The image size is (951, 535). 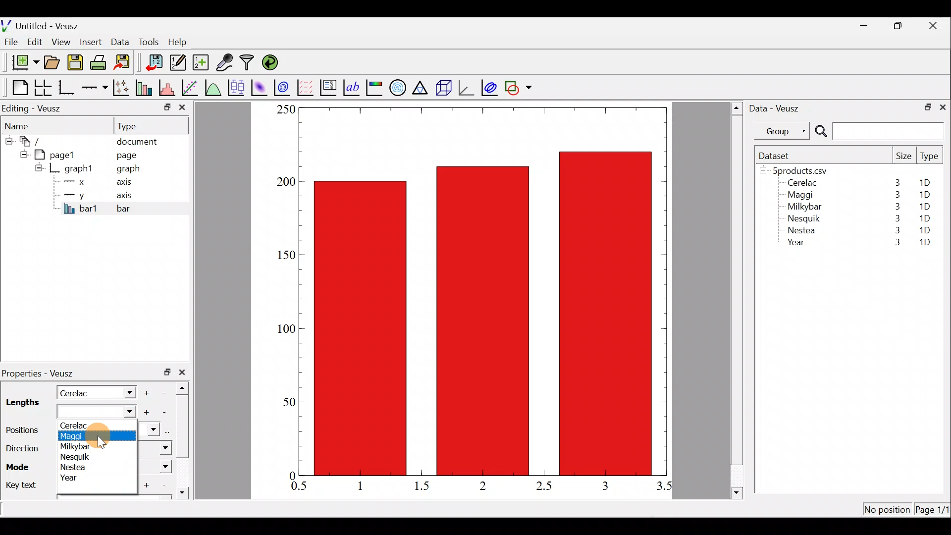 I want to click on select using dataset browser, so click(x=170, y=431).